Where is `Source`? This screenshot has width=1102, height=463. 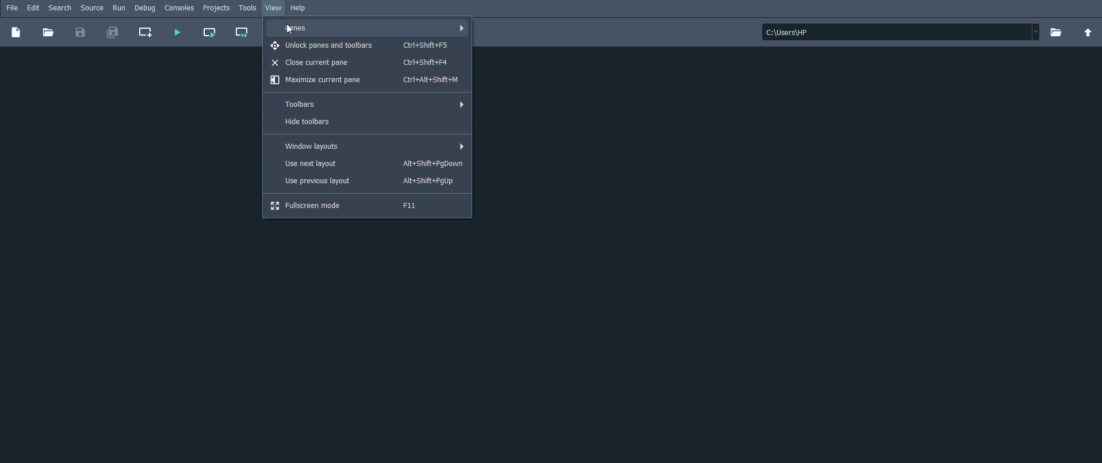
Source is located at coordinates (92, 8).